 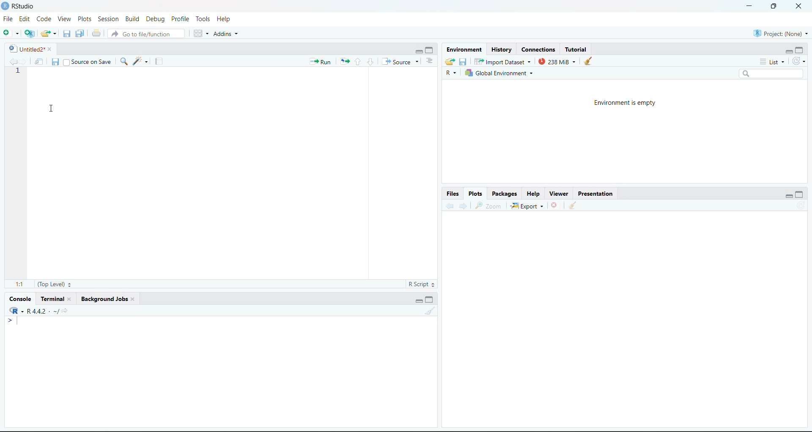 What do you see at coordinates (19, 284) in the screenshot?
I see `1:1` at bounding box center [19, 284].